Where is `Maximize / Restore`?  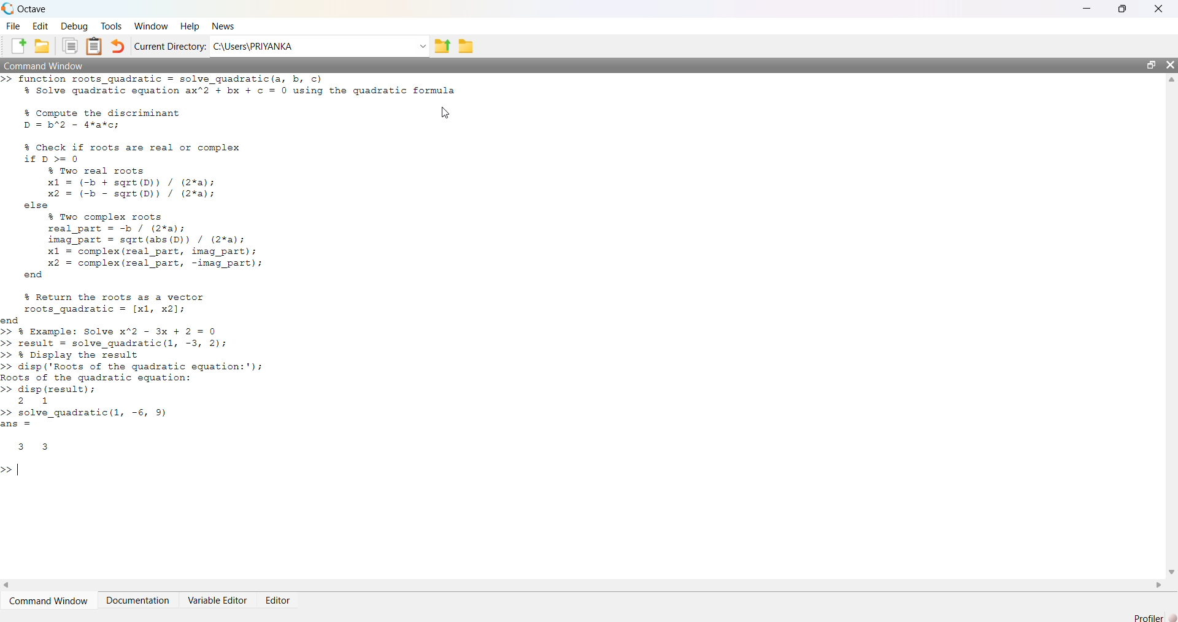
Maximize / Restore is located at coordinates (1125, 10).